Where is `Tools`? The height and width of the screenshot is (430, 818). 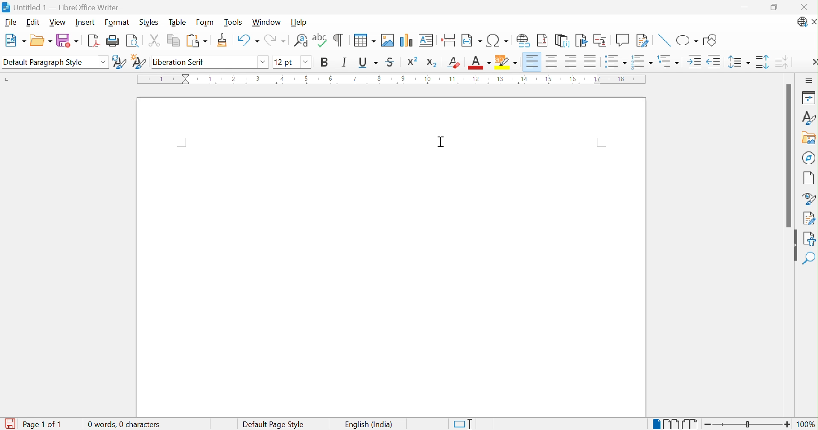
Tools is located at coordinates (233, 22).